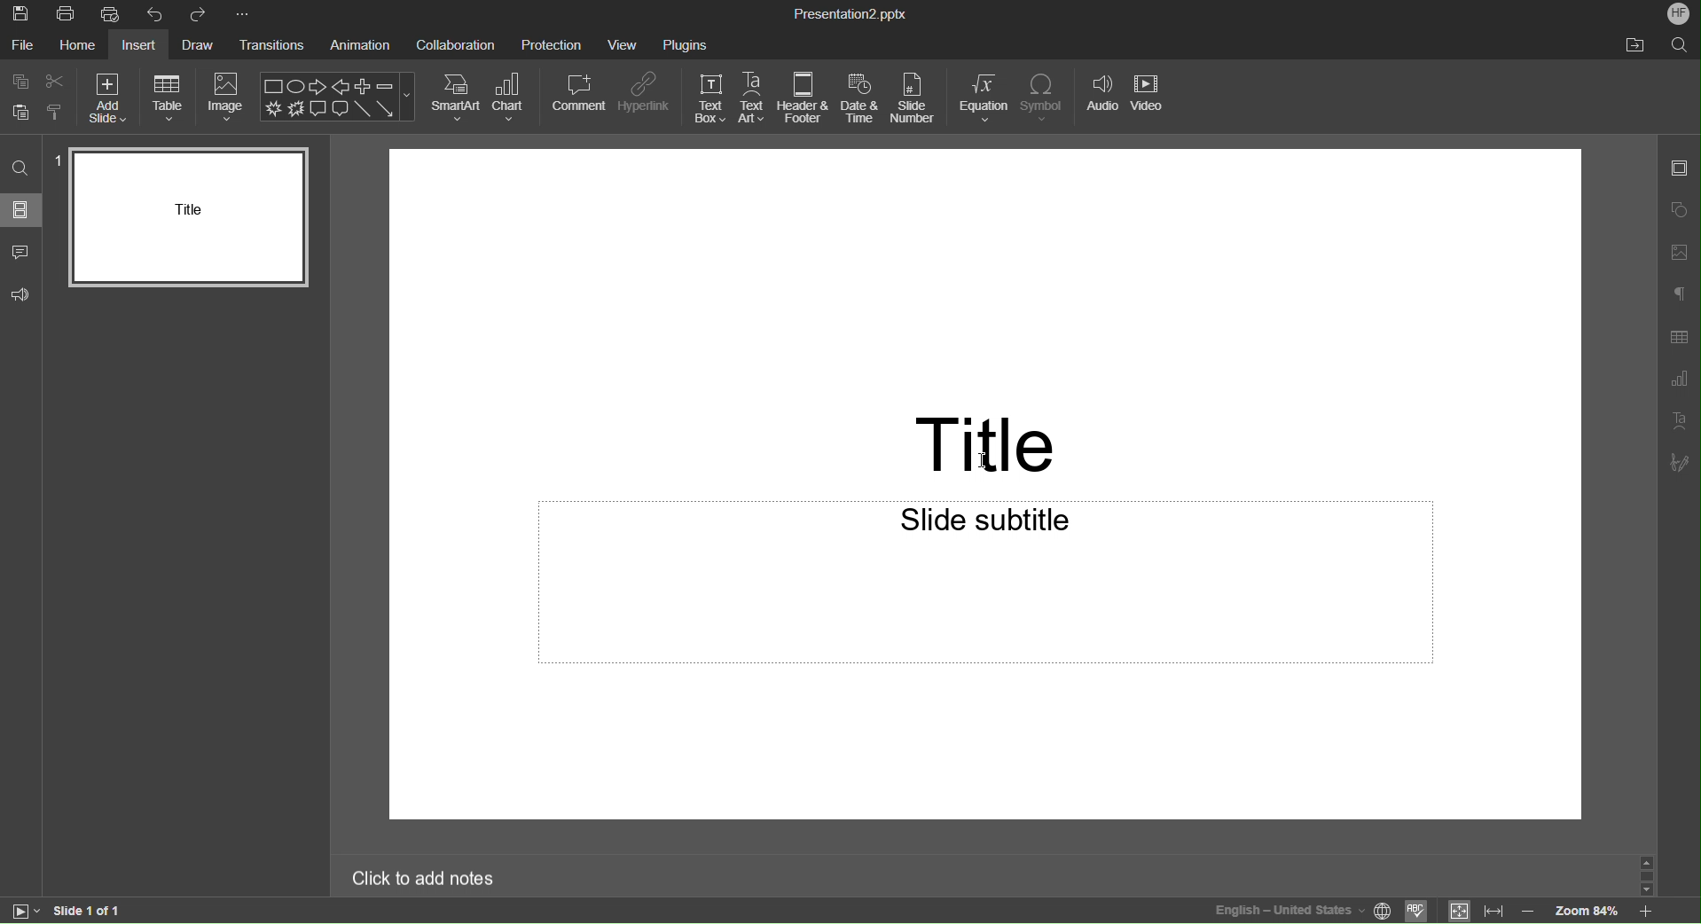  Describe the element at coordinates (1588, 910) in the screenshot. I see `zoom level` at that location.